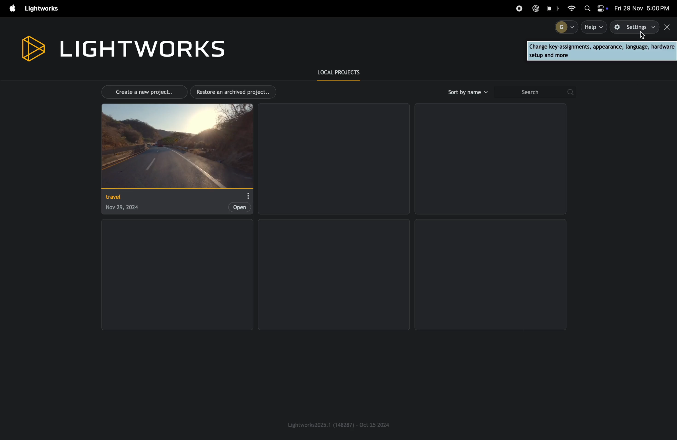  What do you see at coordinates (519, 9) in the screenshot?
I see `record` at bounding box center [519, 9].